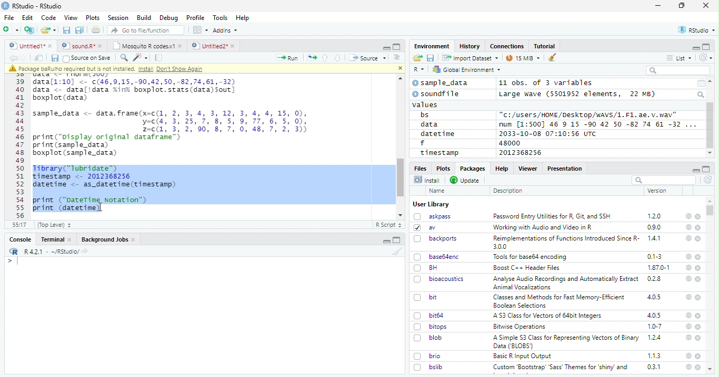 The height and width of the screenshot is (377, 719). What do you see at coordinates (711, 125) in the screenshot?
I see `Scroll bar` at bounding box center [711, 125].